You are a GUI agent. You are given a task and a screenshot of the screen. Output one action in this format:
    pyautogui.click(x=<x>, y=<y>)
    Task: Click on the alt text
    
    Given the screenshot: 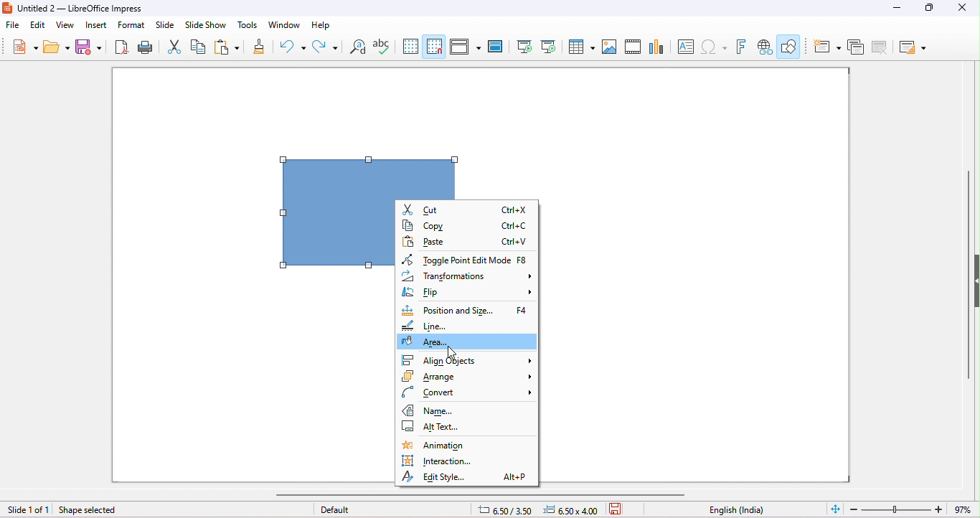 What is the action you would take?
    pyautogui.click(x=443, y=427)
    